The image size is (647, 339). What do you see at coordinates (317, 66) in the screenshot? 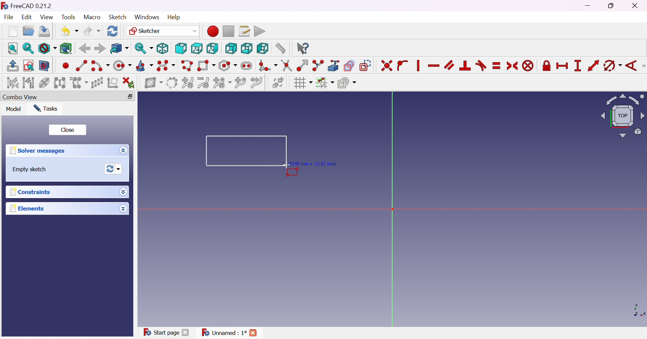
I see `Split edge` at bounding box center [317, 66].